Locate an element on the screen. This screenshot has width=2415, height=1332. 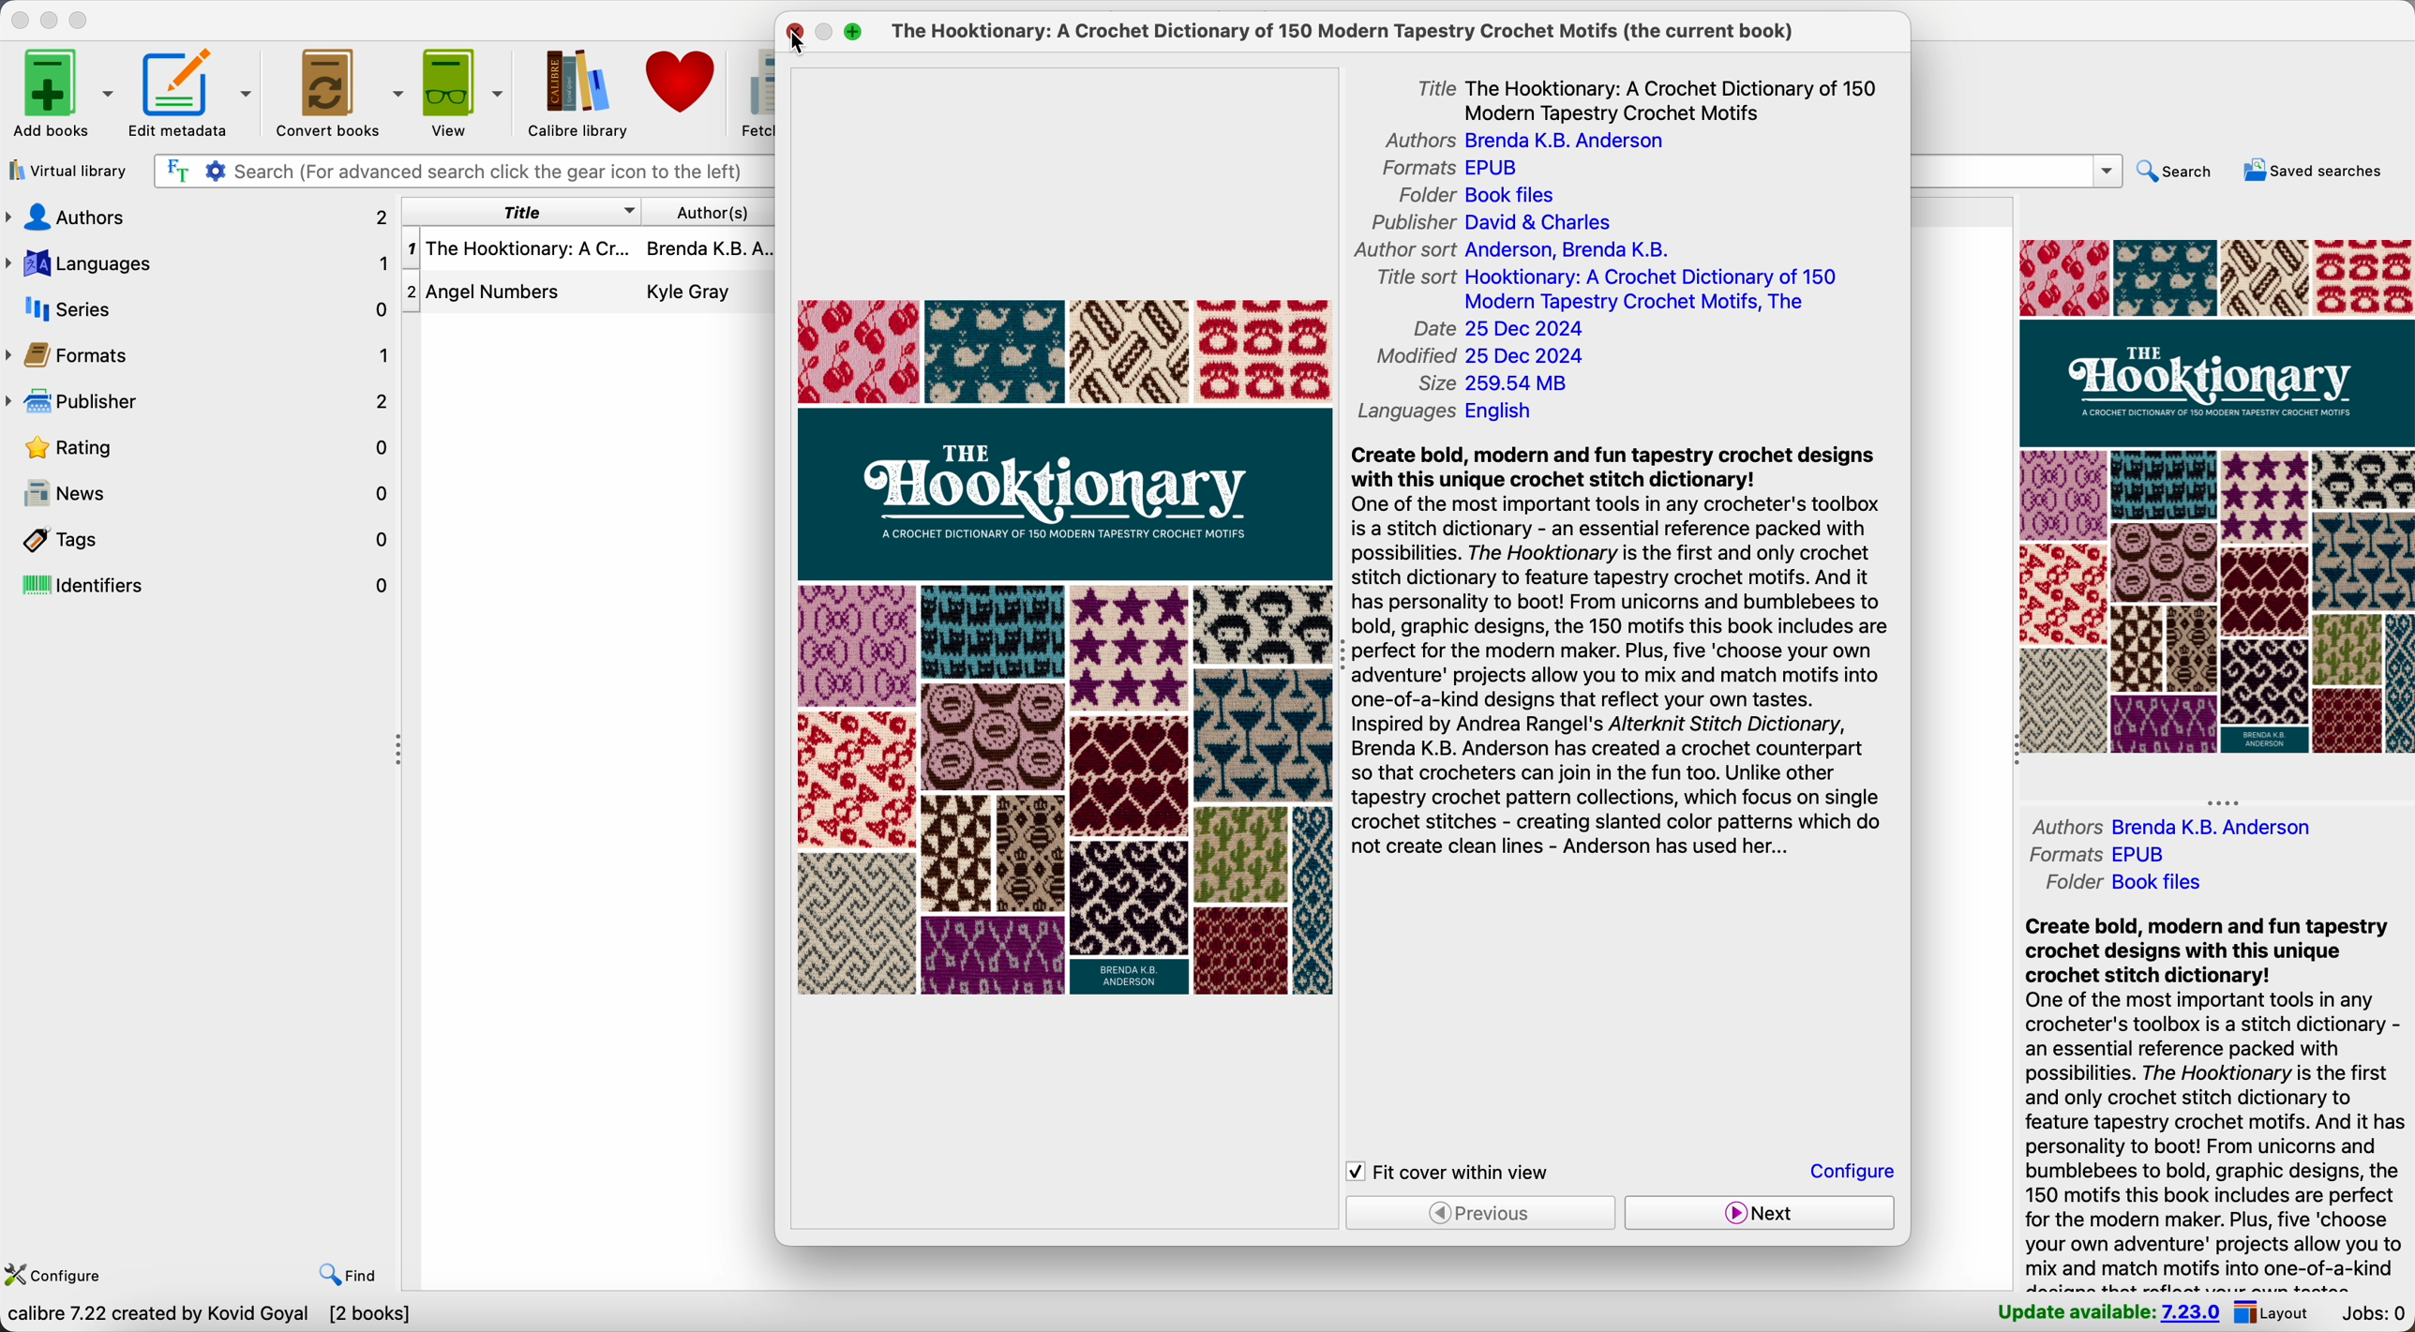
publisher is located at coordinates (1490, 223).